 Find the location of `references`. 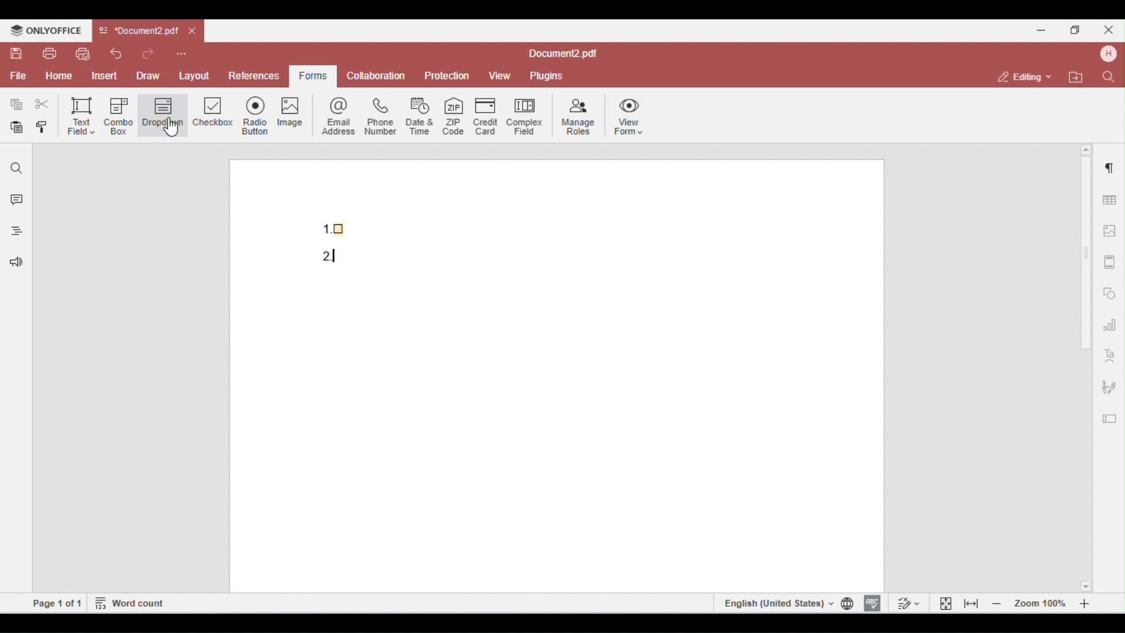

references is located at coordinates (253, 76).